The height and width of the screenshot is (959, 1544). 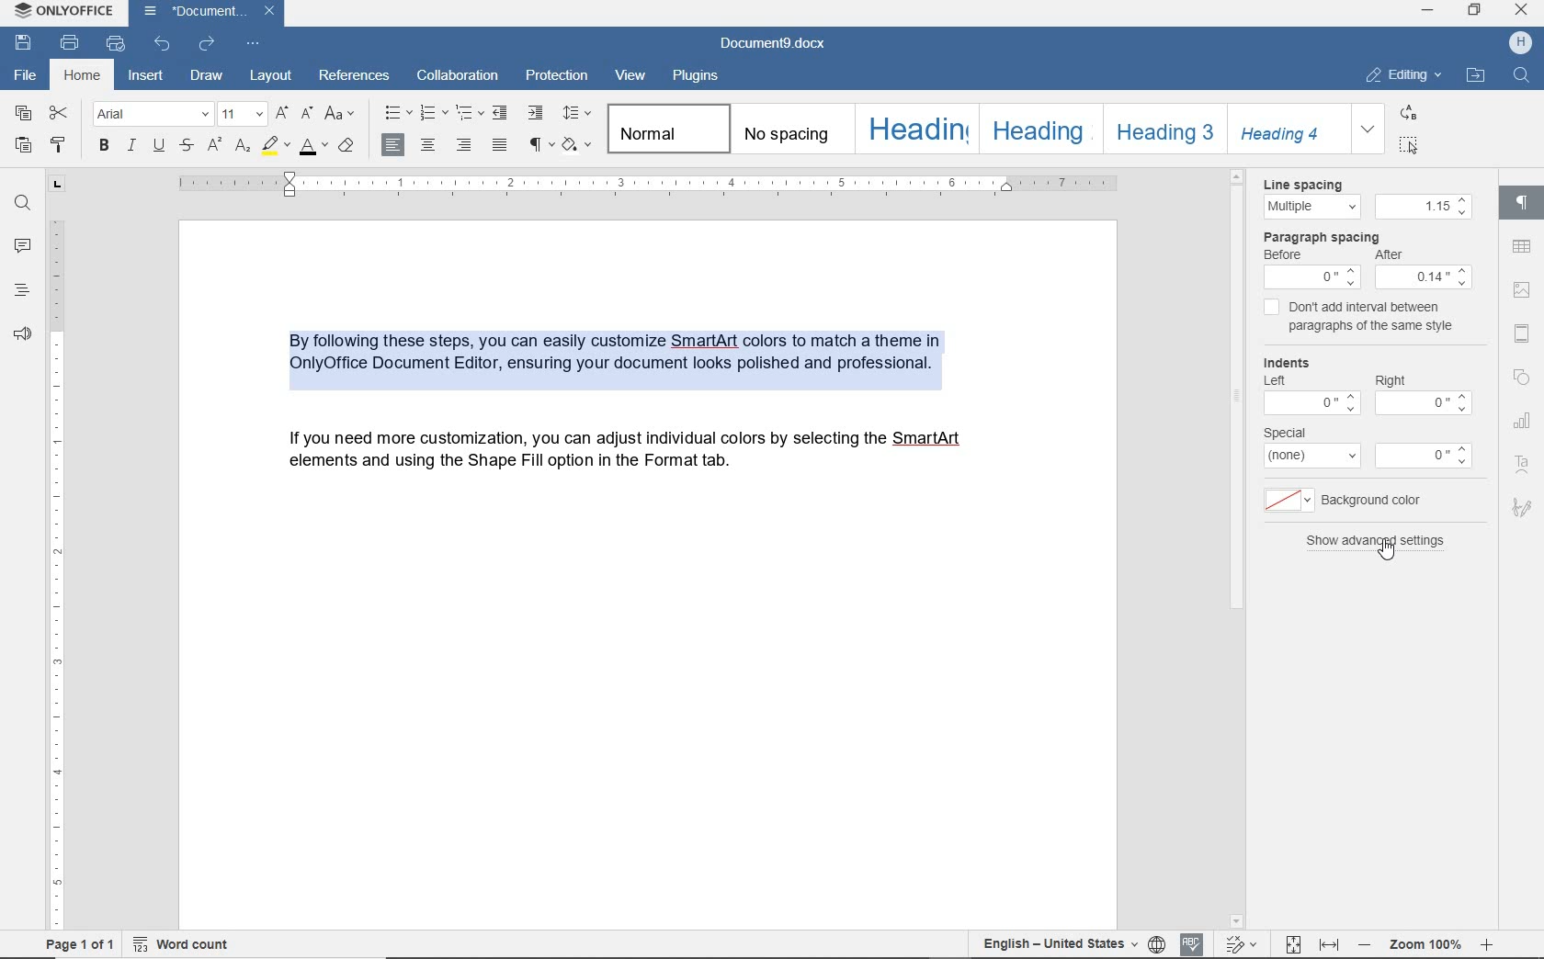 I want to click on bold, so click(x=103, y=144).